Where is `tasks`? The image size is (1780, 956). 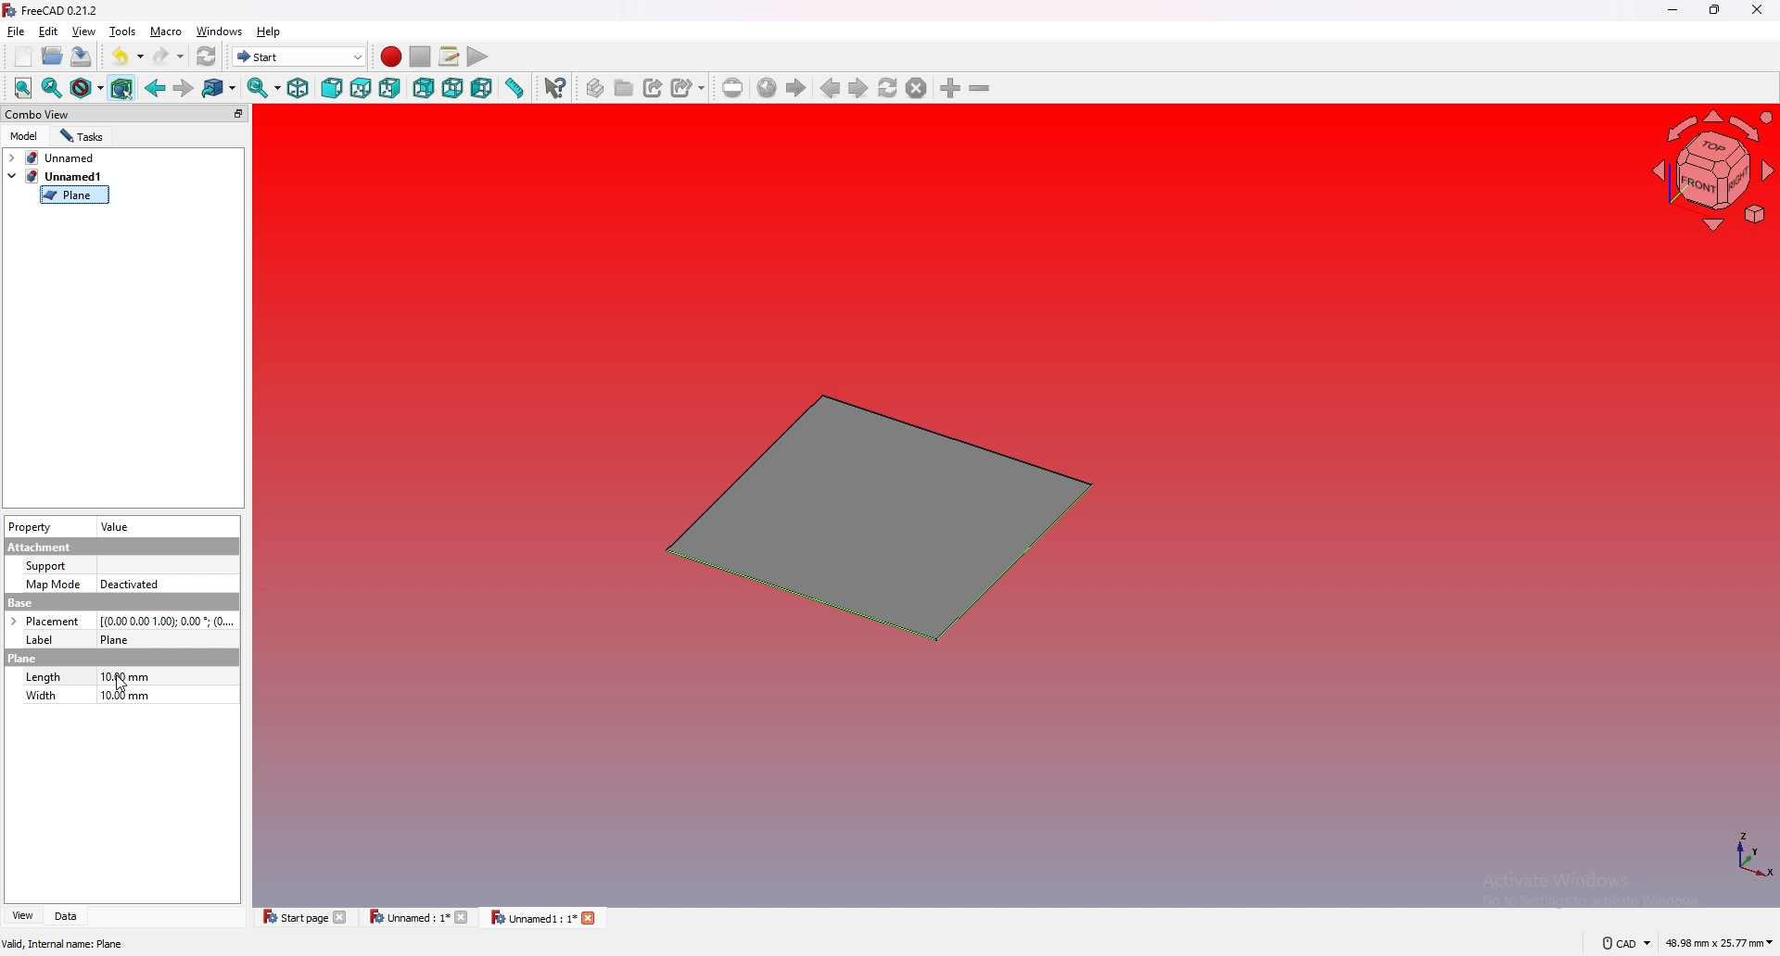
tasks is located at coordinates (83, 136).